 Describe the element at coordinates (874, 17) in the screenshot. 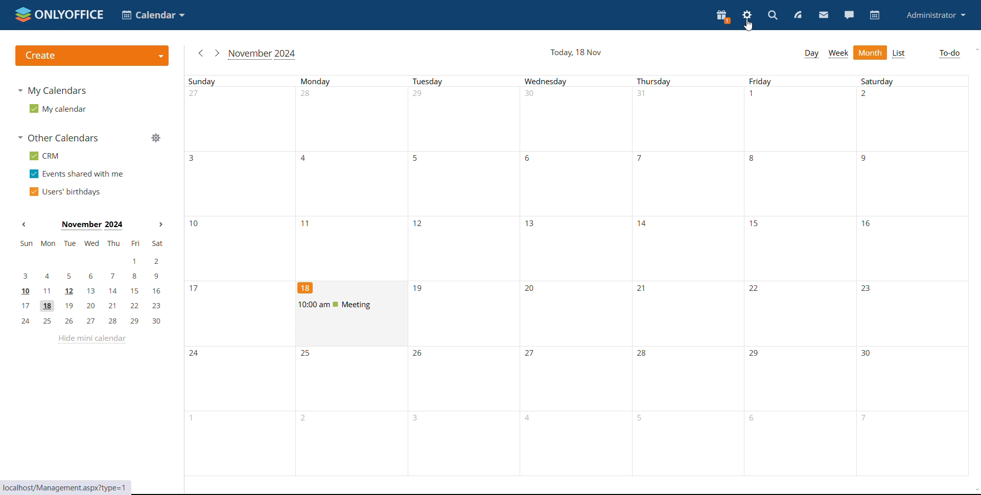

I see `calendar` at that location.